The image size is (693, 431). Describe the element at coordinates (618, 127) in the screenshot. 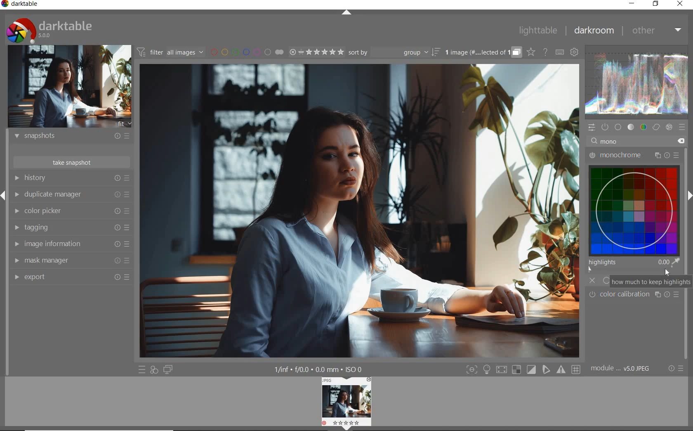

I see `base` at that location.